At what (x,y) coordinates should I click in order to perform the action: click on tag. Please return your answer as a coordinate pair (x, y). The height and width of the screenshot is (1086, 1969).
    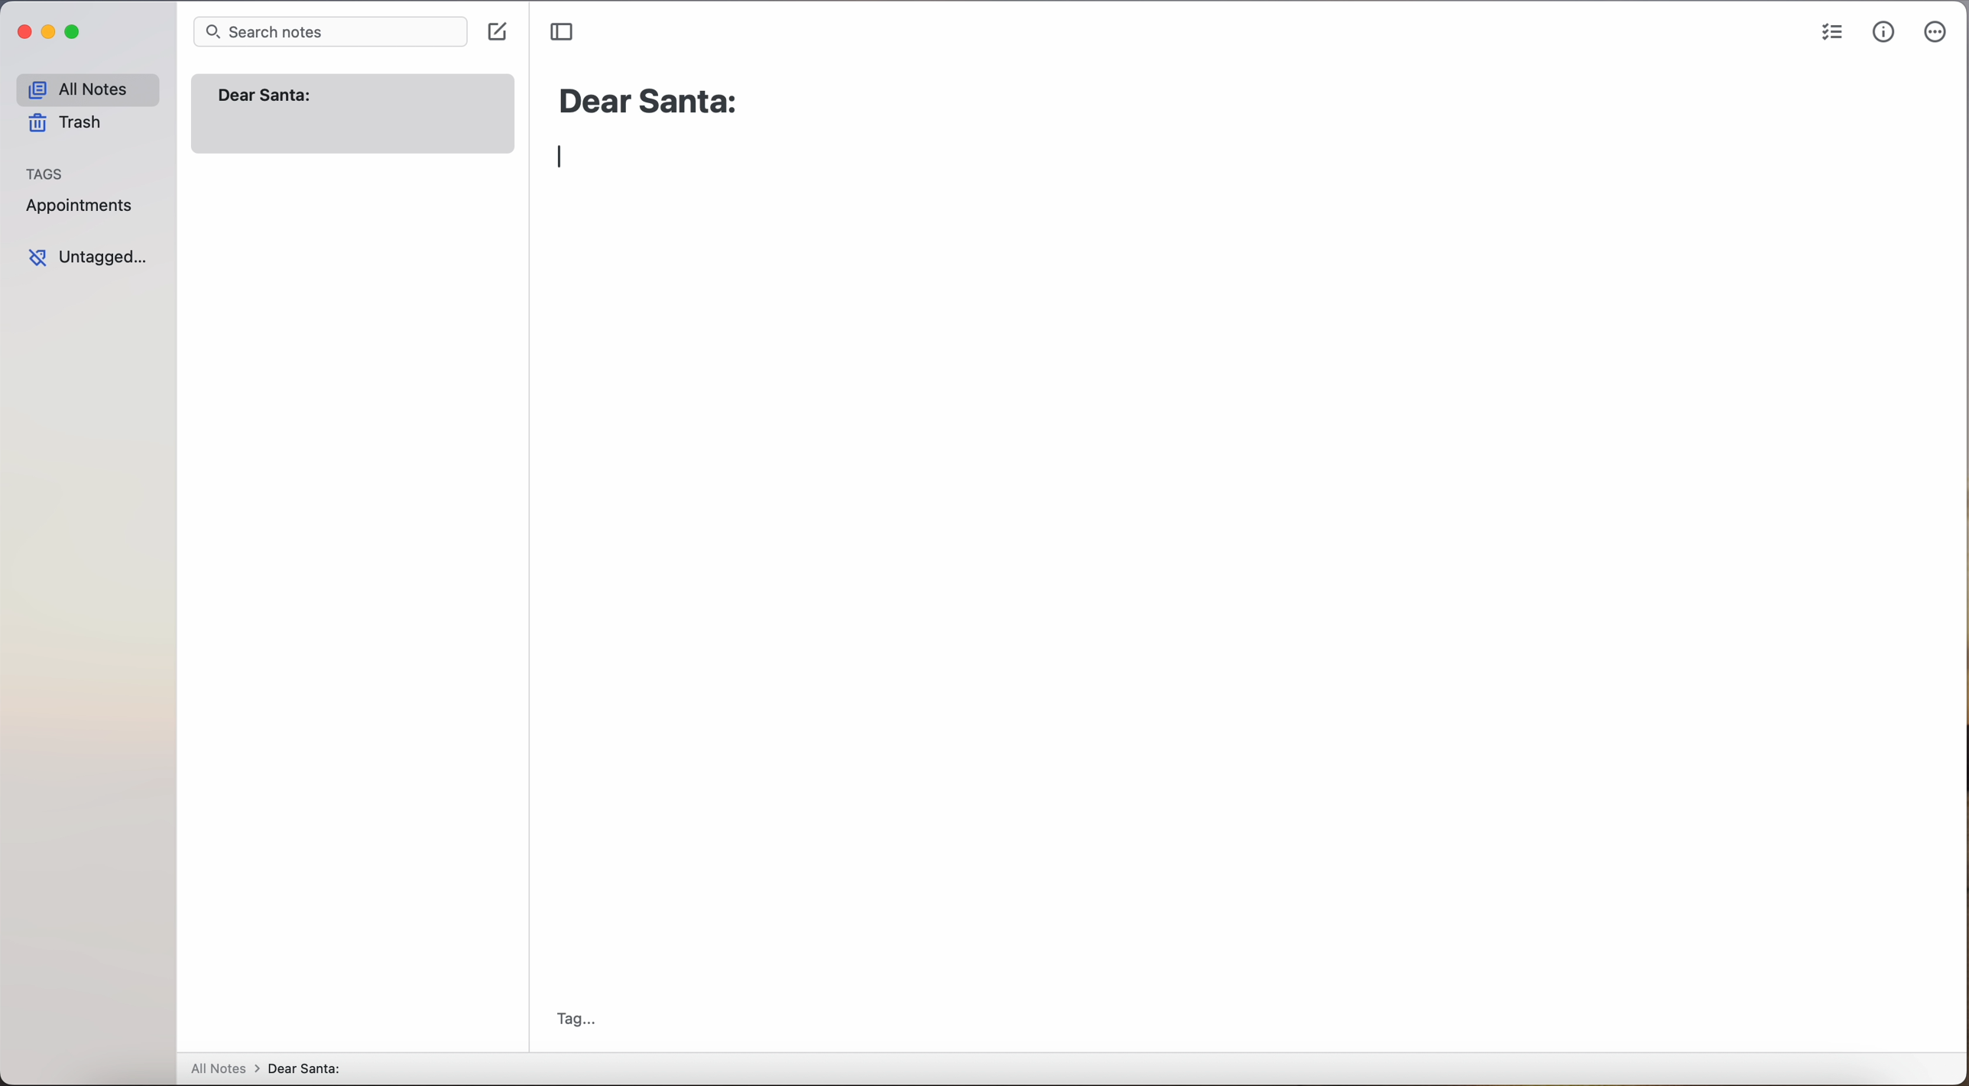
    Looking at the image, I should click on (592, 1027).